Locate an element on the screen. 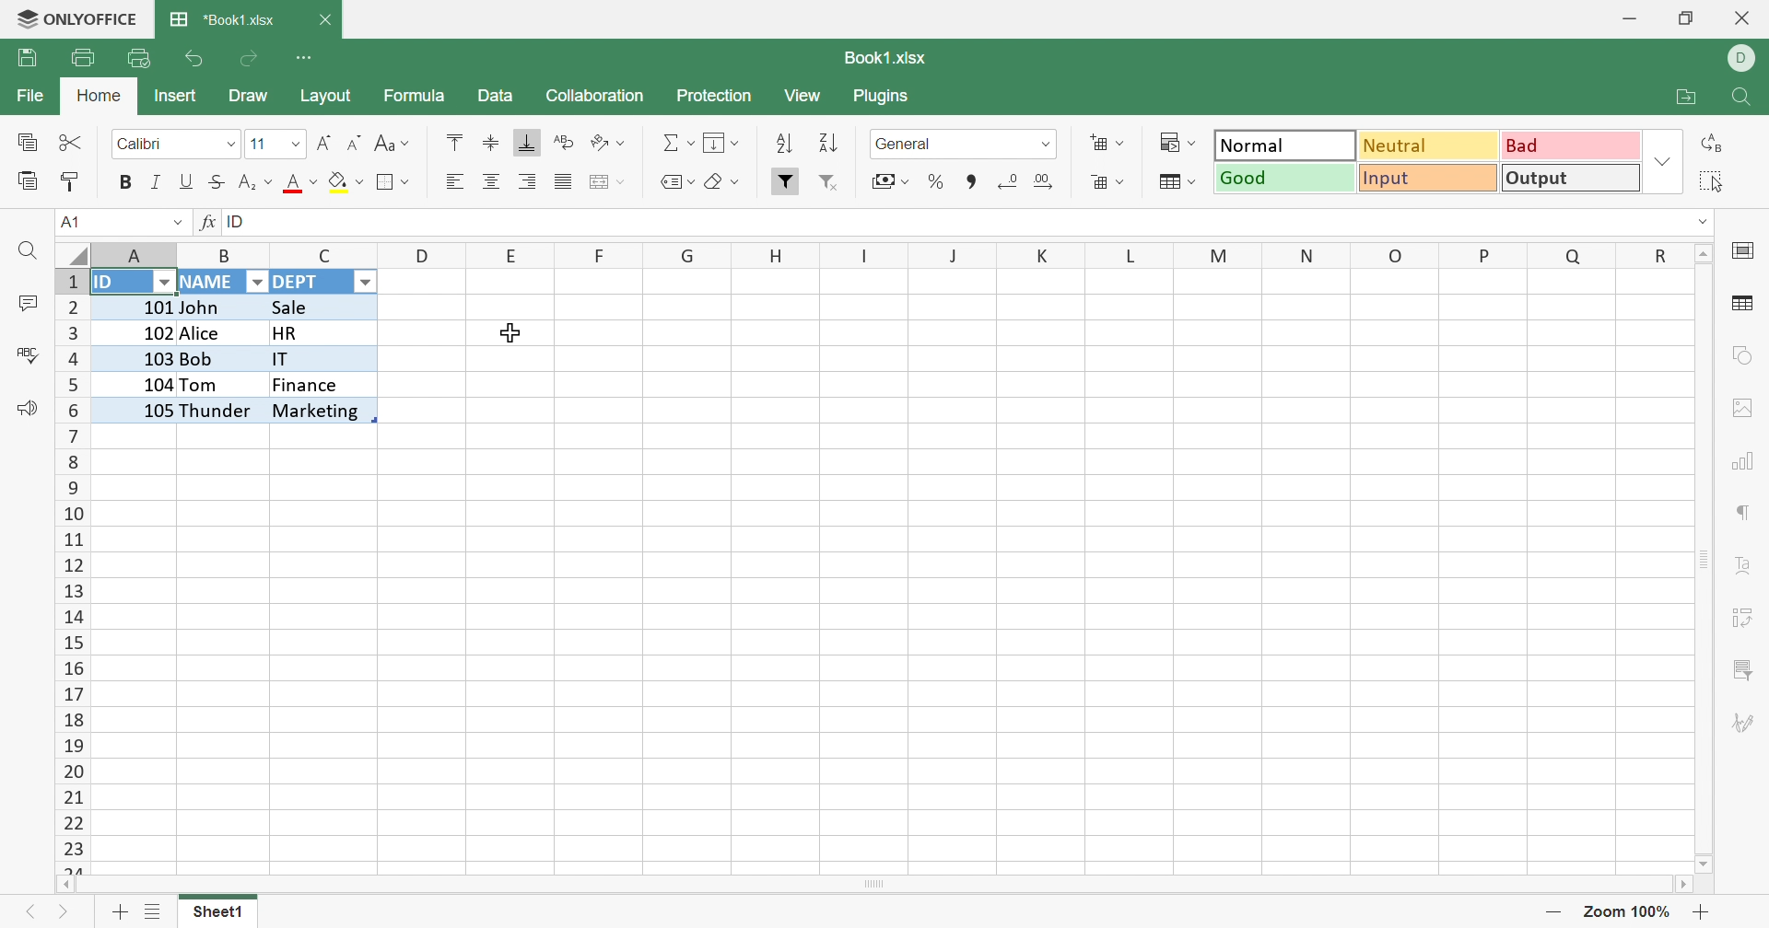 Image resolution: width=1769 pixels, height=928 pixels. Find is located at coordinates (1740, 99).